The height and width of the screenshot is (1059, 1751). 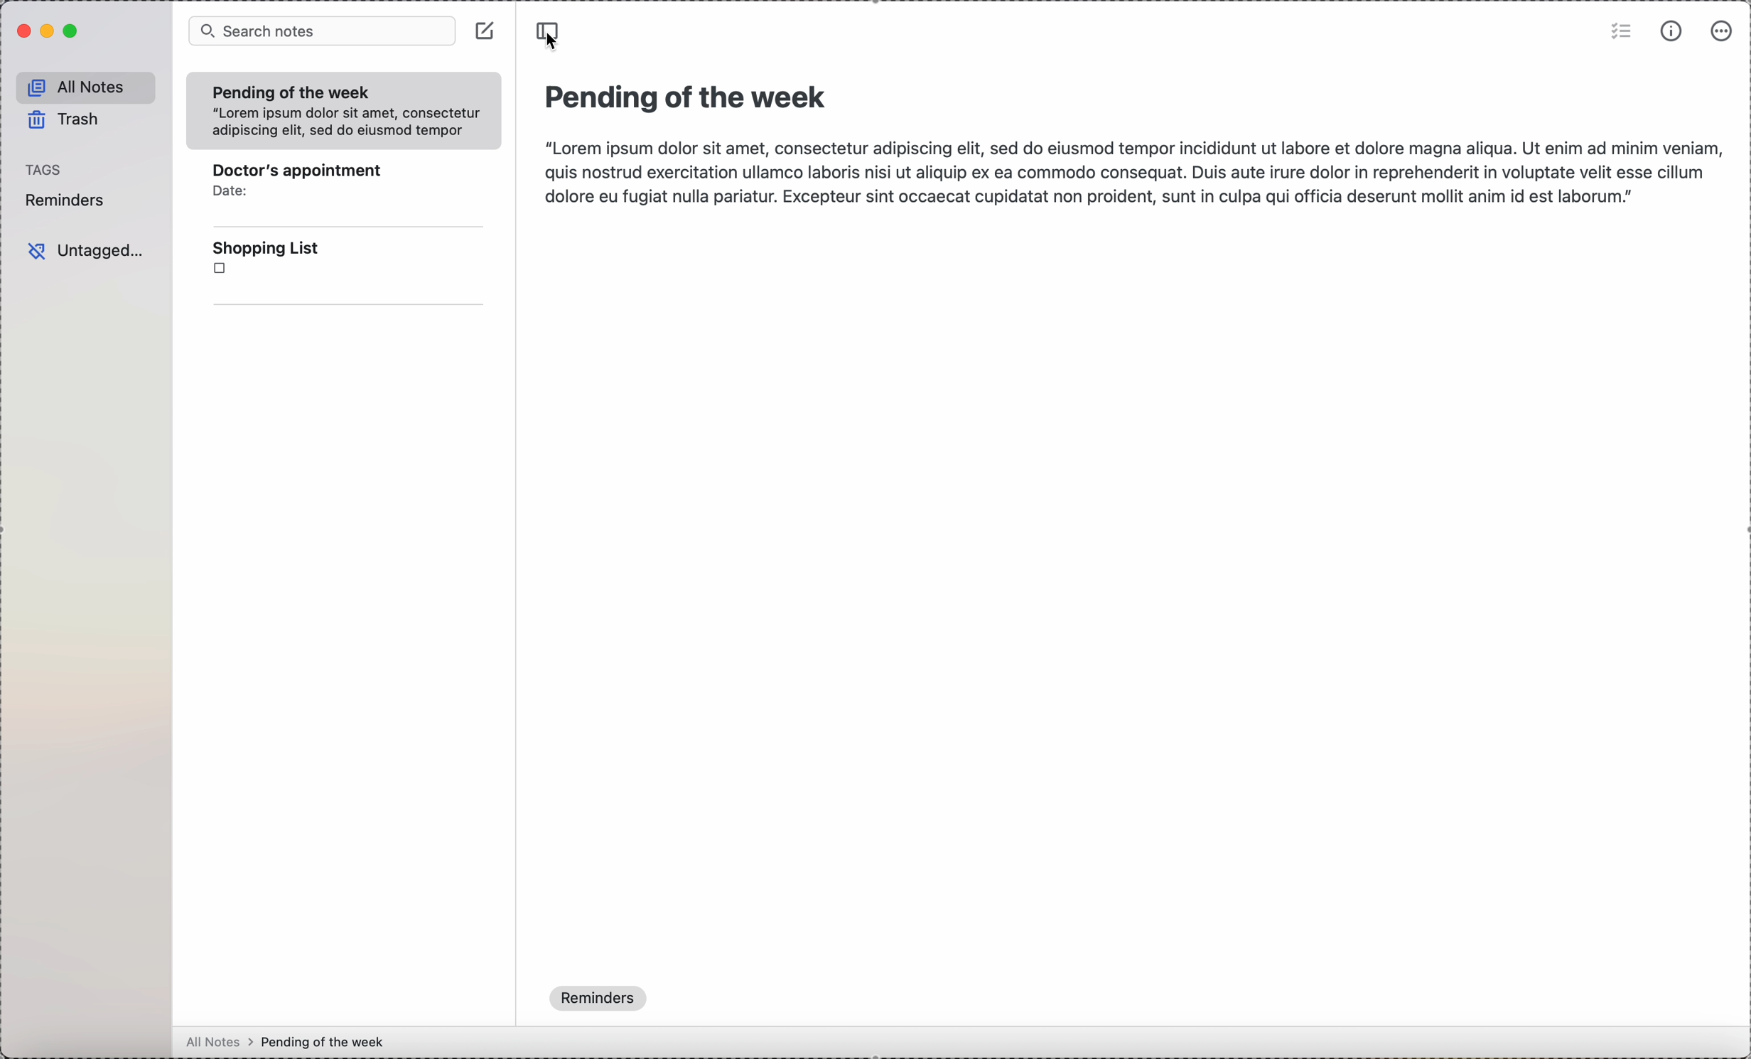 I want to click on more options, so click(x=1723, y=33).